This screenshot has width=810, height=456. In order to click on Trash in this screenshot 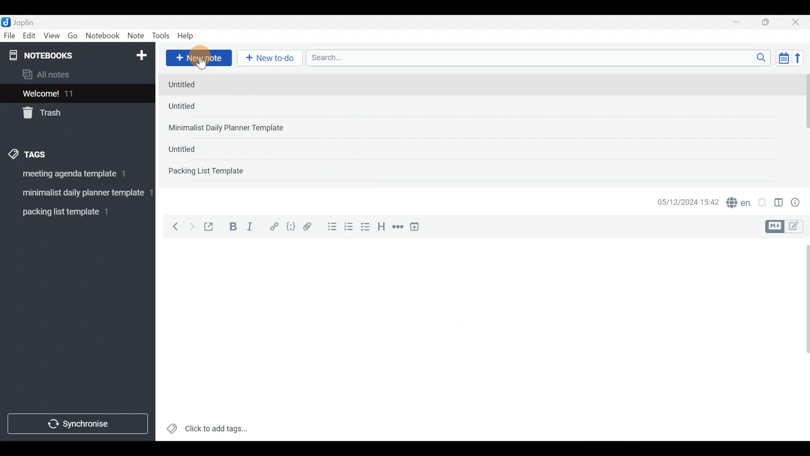, I will do `click(73, 114)`.